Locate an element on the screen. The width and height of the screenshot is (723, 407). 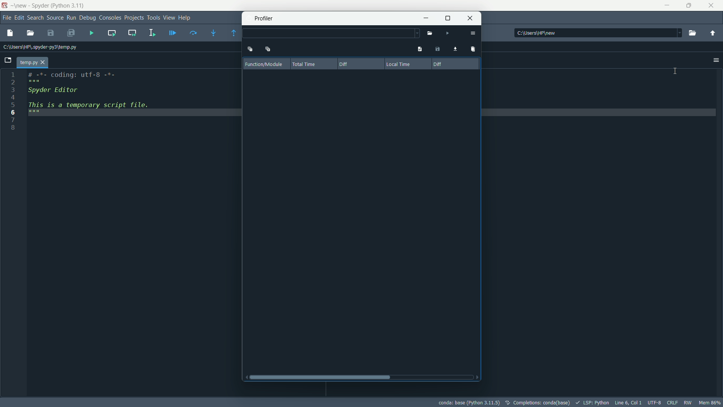
dropdown is located at coordinates (331, 34).